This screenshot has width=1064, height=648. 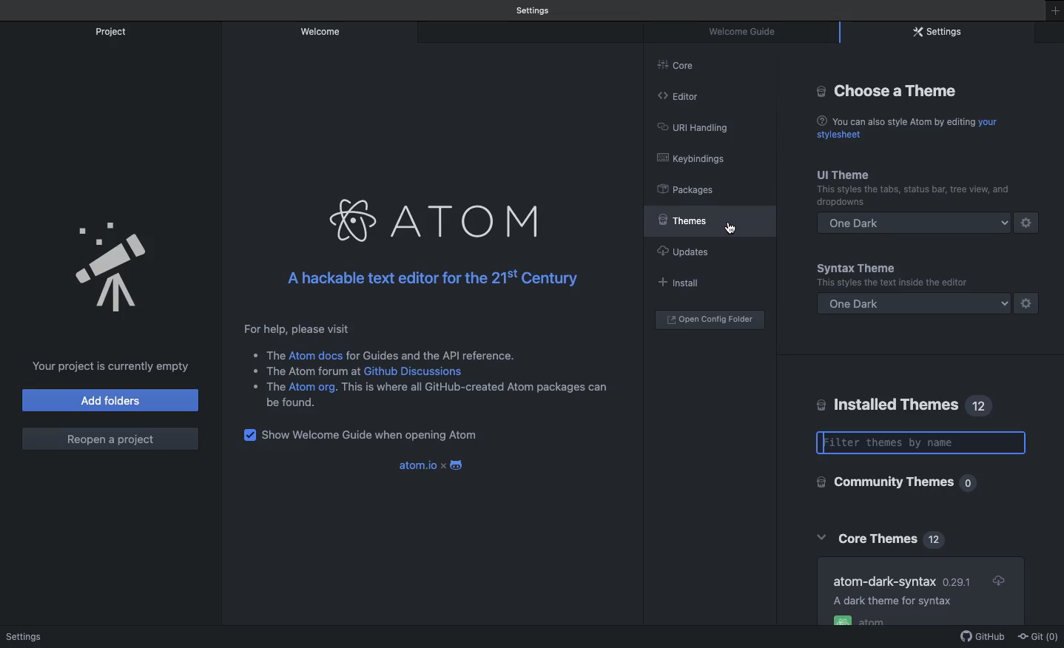 I want to click on Reopen a project, so click(x=112, y=437).